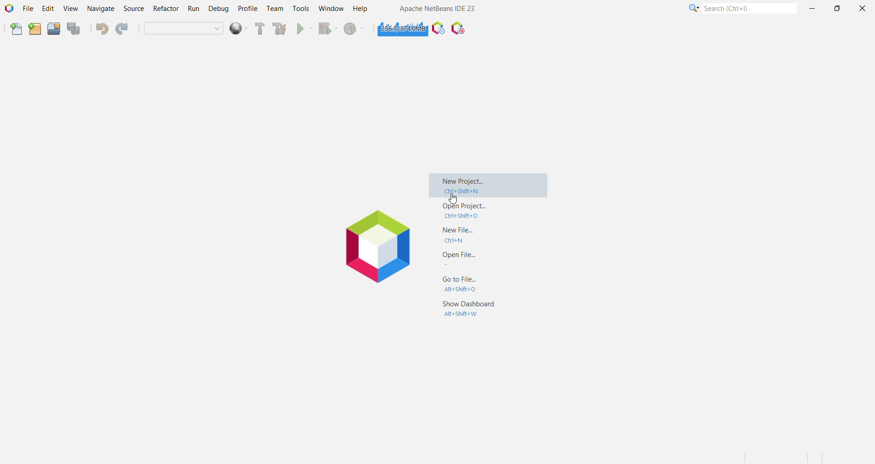 This screenshot has height=464, width=875. Describe the element at coordinates (102, 30) in the screenshot. I see `Undo` at that location.